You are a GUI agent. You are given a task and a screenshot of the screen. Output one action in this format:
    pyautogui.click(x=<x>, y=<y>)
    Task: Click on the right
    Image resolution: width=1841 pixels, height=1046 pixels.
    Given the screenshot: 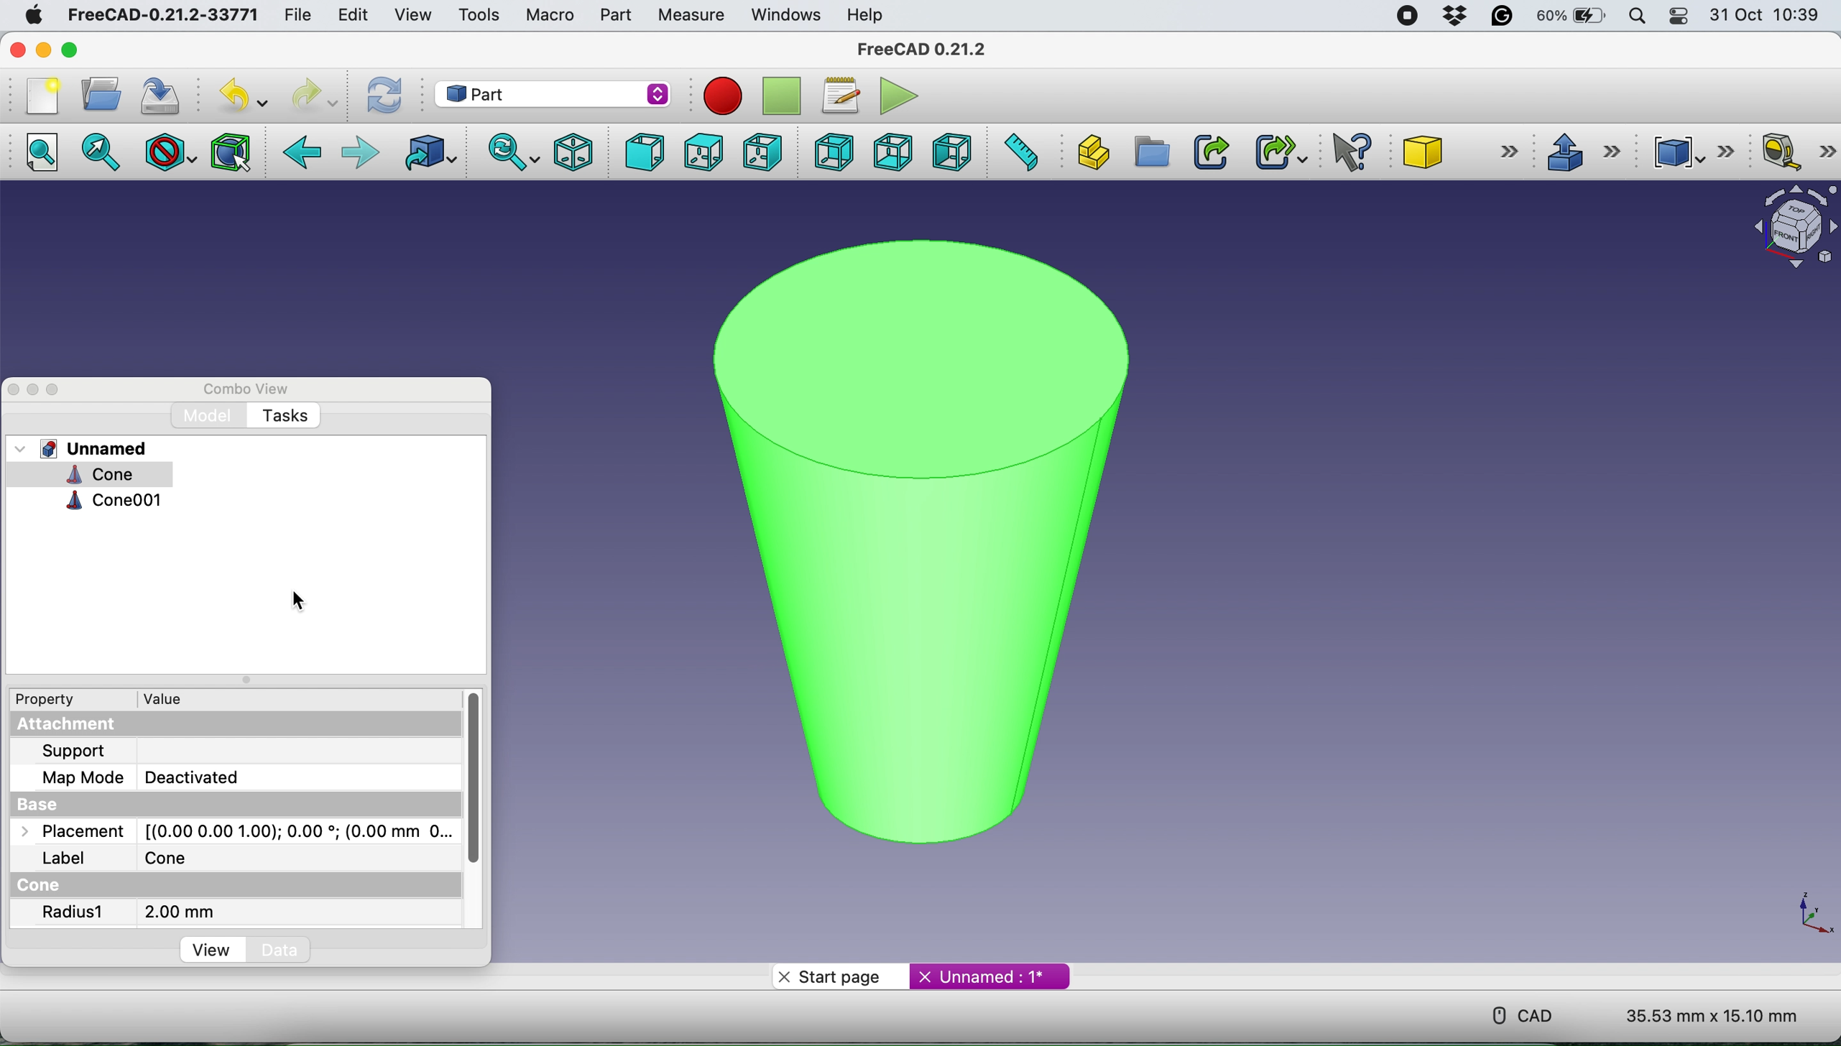 What is the action you would take?
    pyautogui.click(x=761, y=151)
    